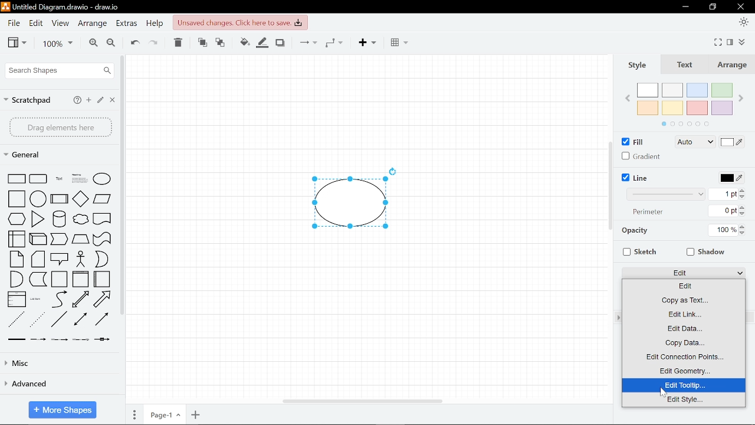 The width and height of the screenshot is (755, 425). What do you see at coordinates (60, 363) in the screenshot?
I see `Misc shapes` at bounding box center [60, 363].